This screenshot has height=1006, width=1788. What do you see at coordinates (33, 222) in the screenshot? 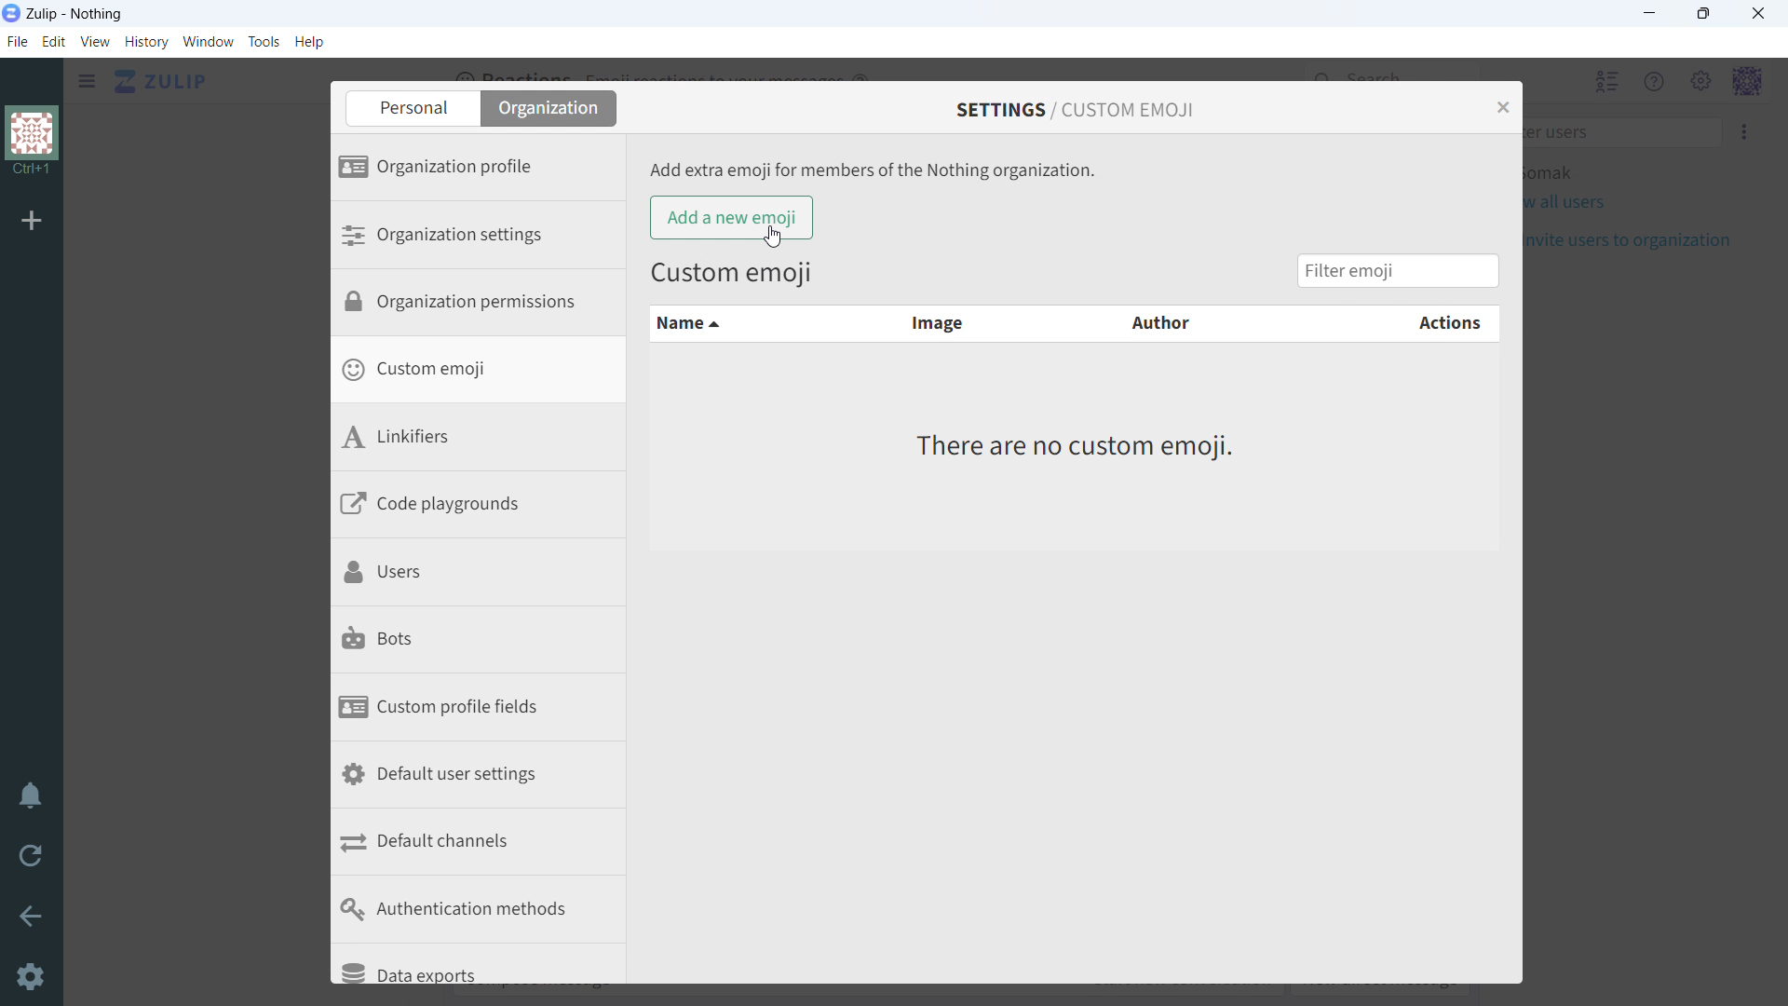
I see `add organization` at bounding box center [33, 222].